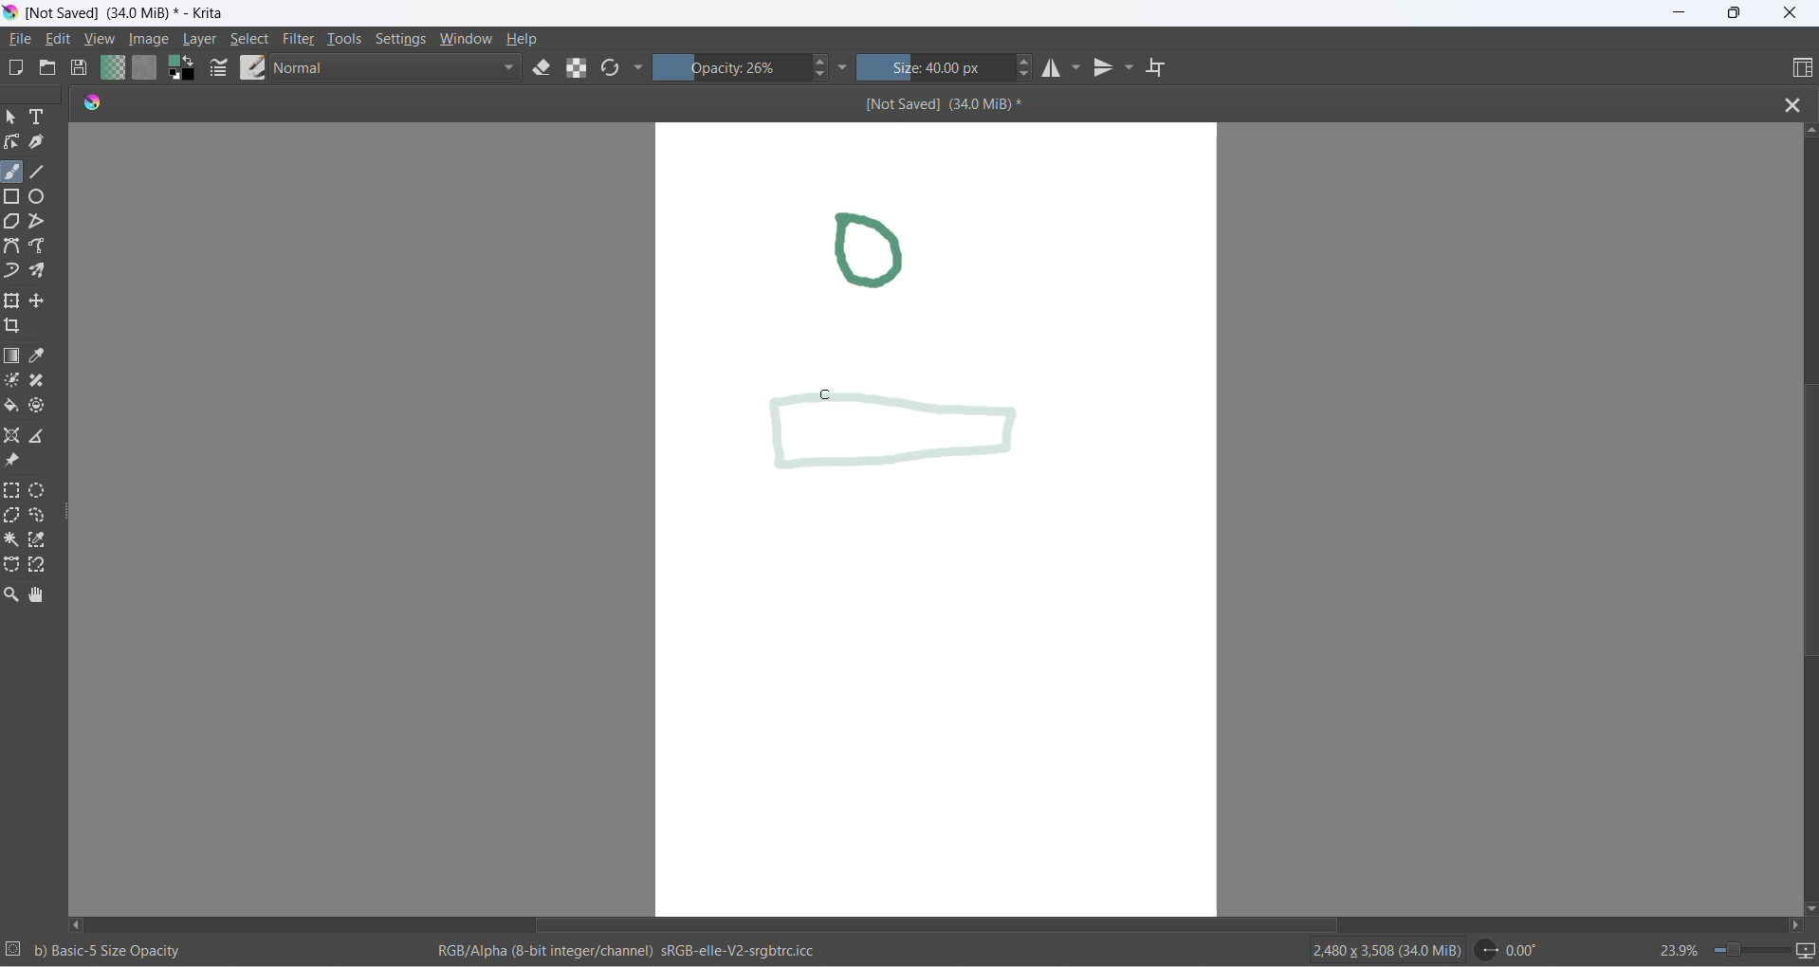 The image size is (1819, 967). I want to click on scroll up button, so click(1808, 131).